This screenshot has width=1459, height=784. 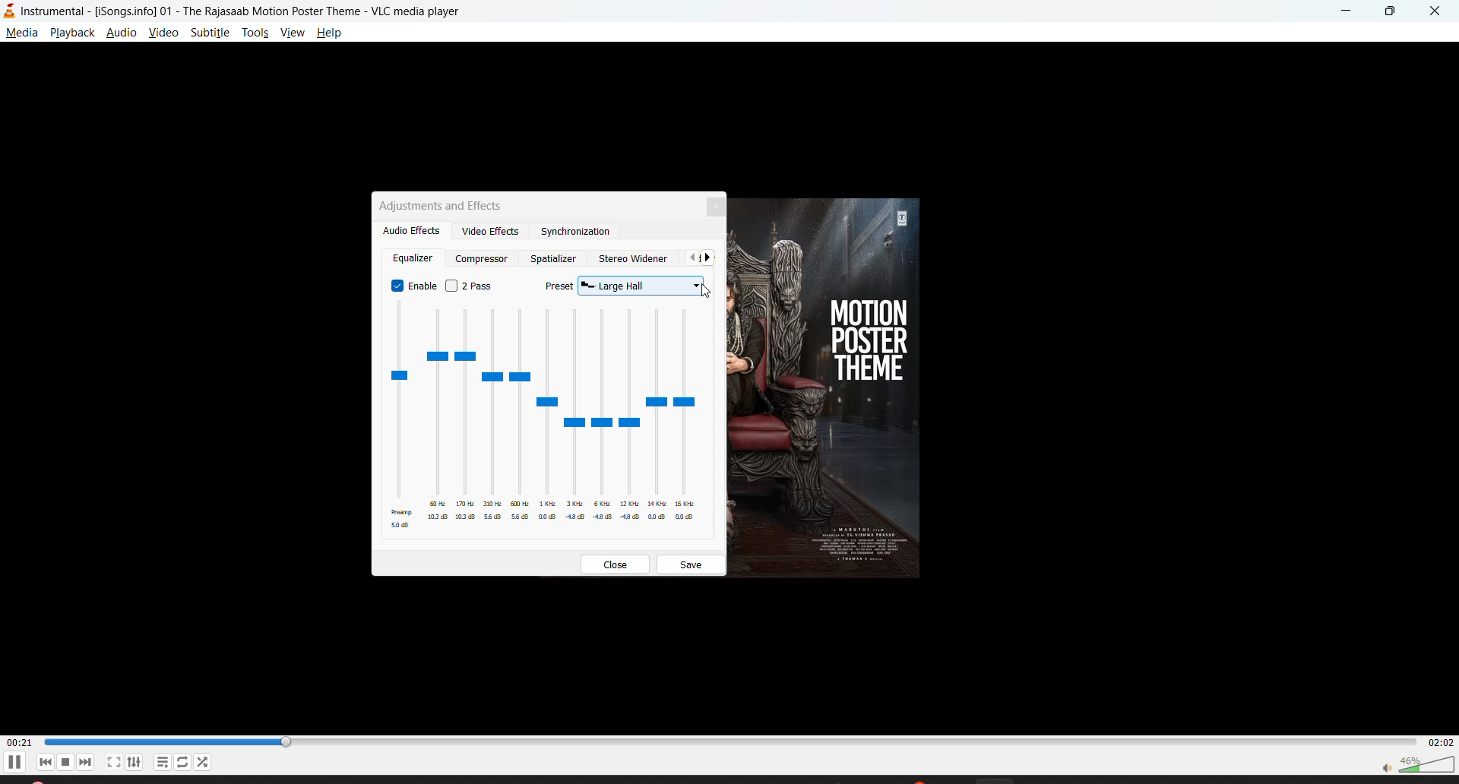 What do you see at coordinates (412, 288) in the screenshot?
I see `enable` at bounding box center [412, 288].